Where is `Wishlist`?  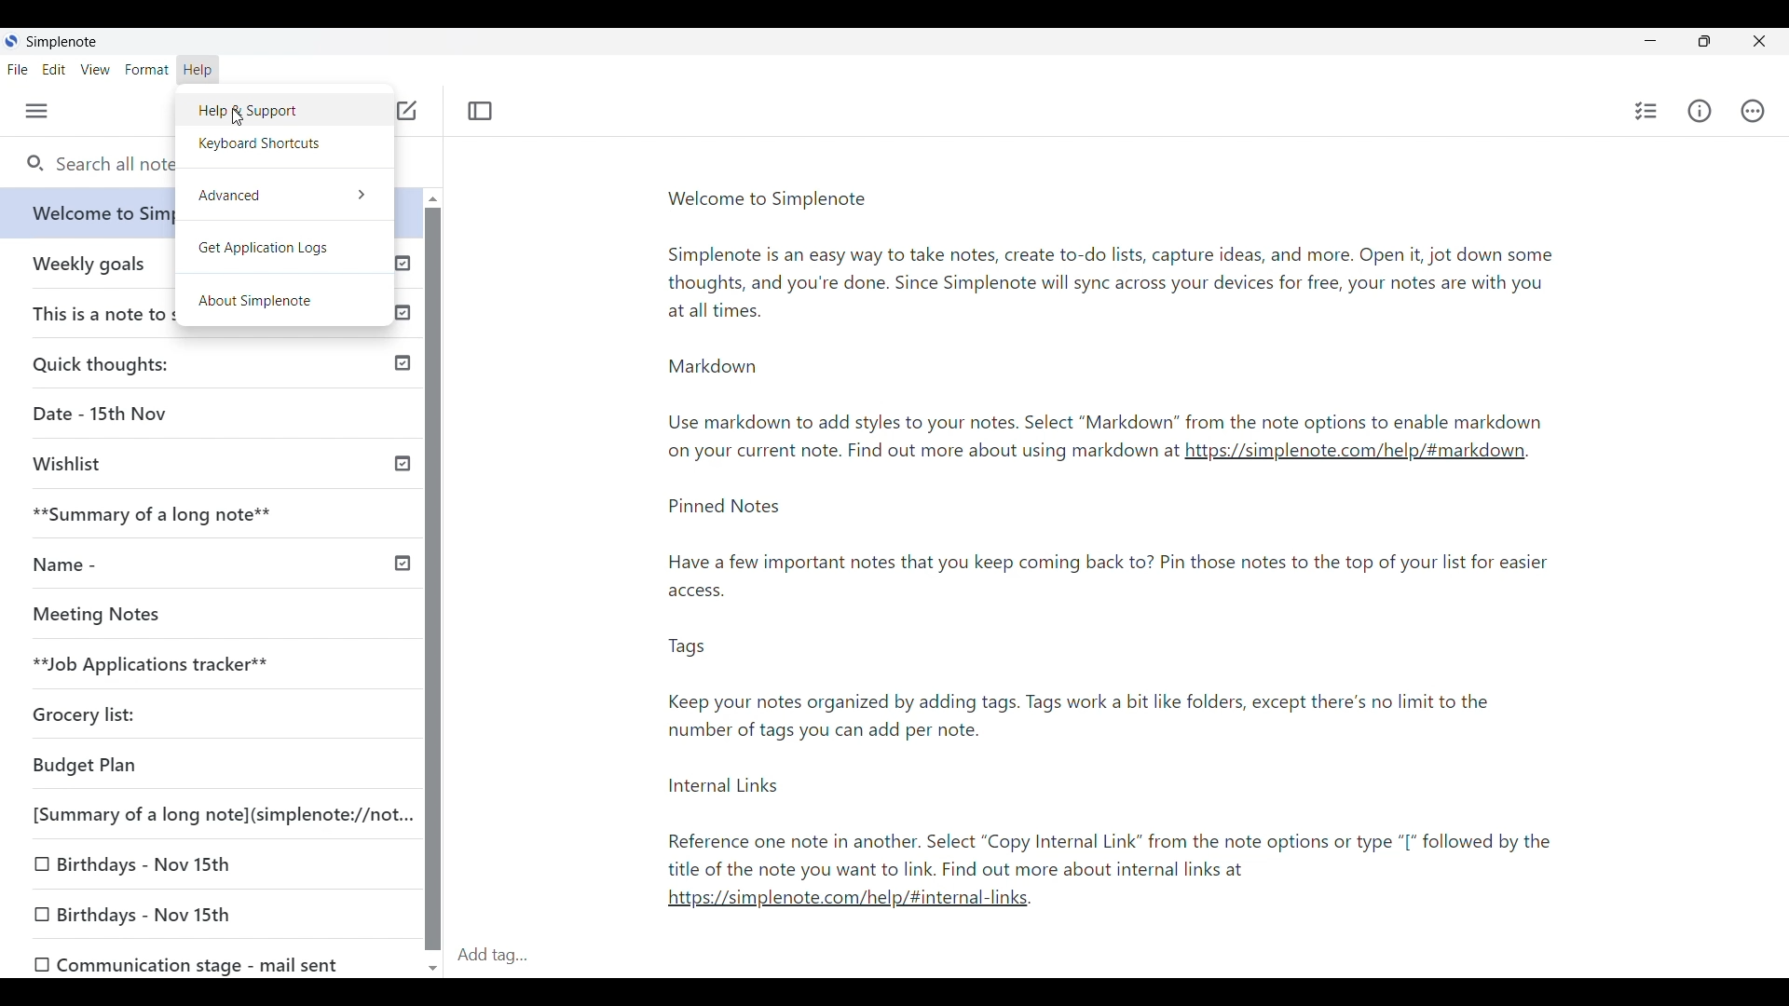 Wishlist is located at coordinates (172, 461).